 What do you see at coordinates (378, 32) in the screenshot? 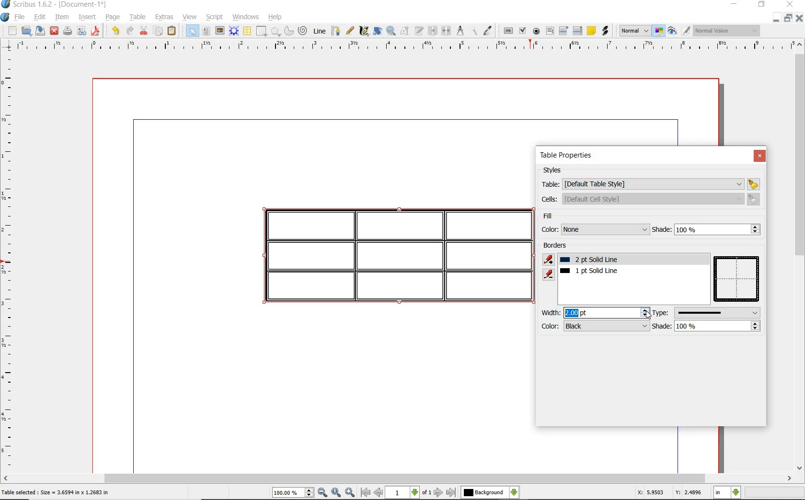
I see `rotate item` at bounding box center [378, 32].